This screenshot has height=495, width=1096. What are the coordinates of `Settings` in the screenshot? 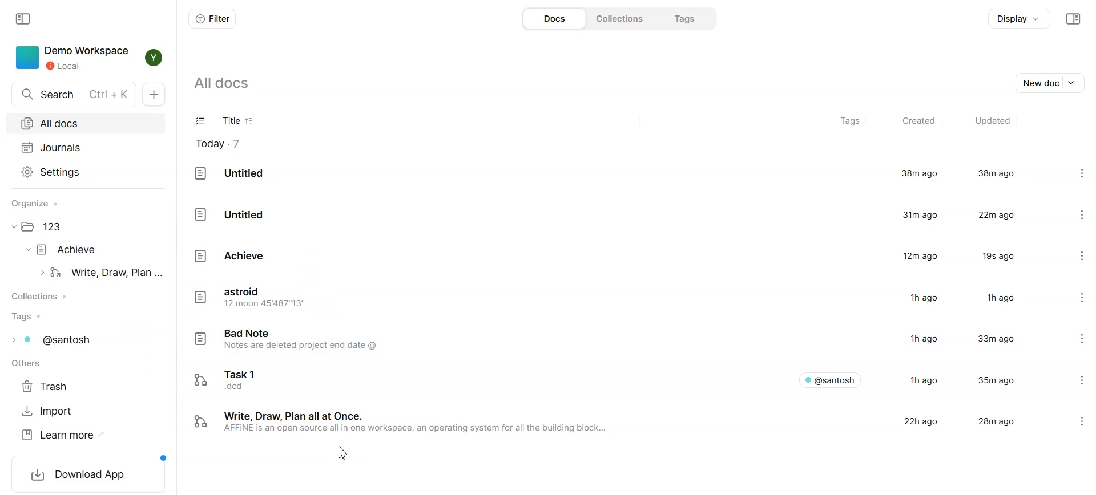 It's located at (1073, 213).